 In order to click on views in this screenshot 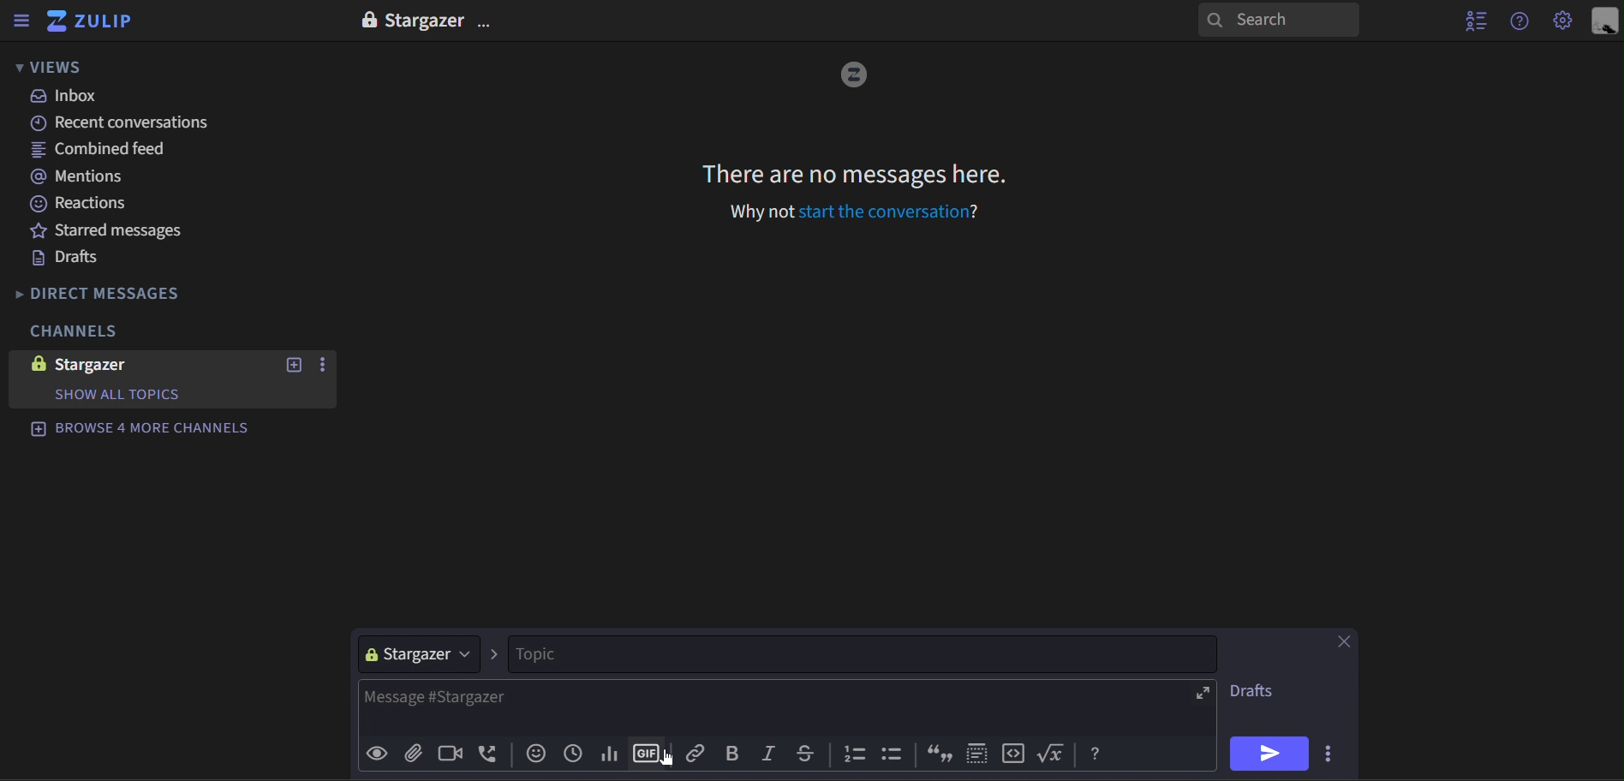, I will do `click(62, 67)`.